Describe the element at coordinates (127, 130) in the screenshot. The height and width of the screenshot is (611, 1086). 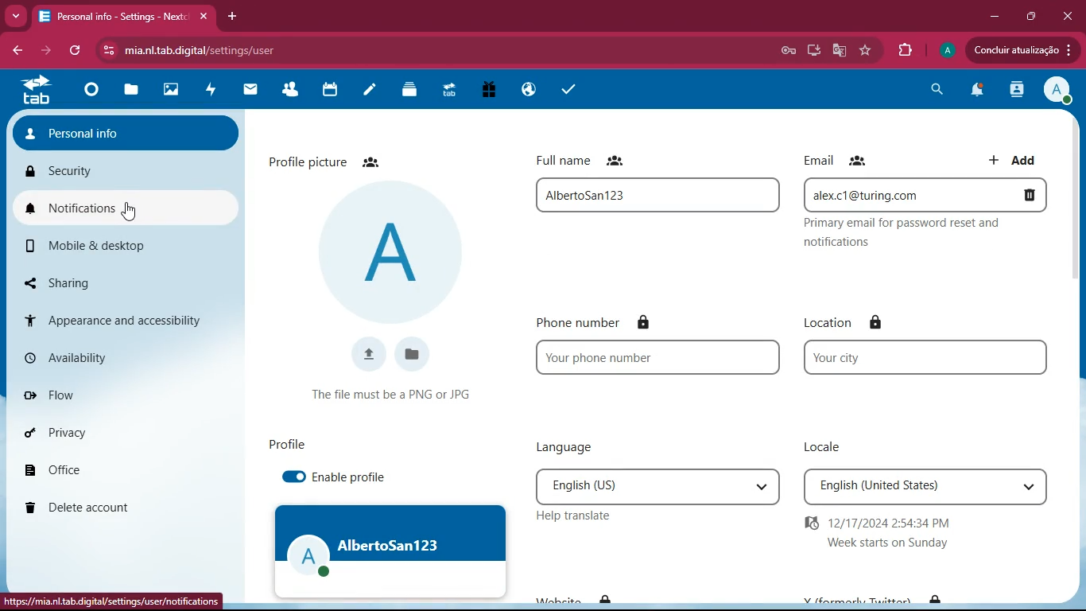
I see `profile` at that location.